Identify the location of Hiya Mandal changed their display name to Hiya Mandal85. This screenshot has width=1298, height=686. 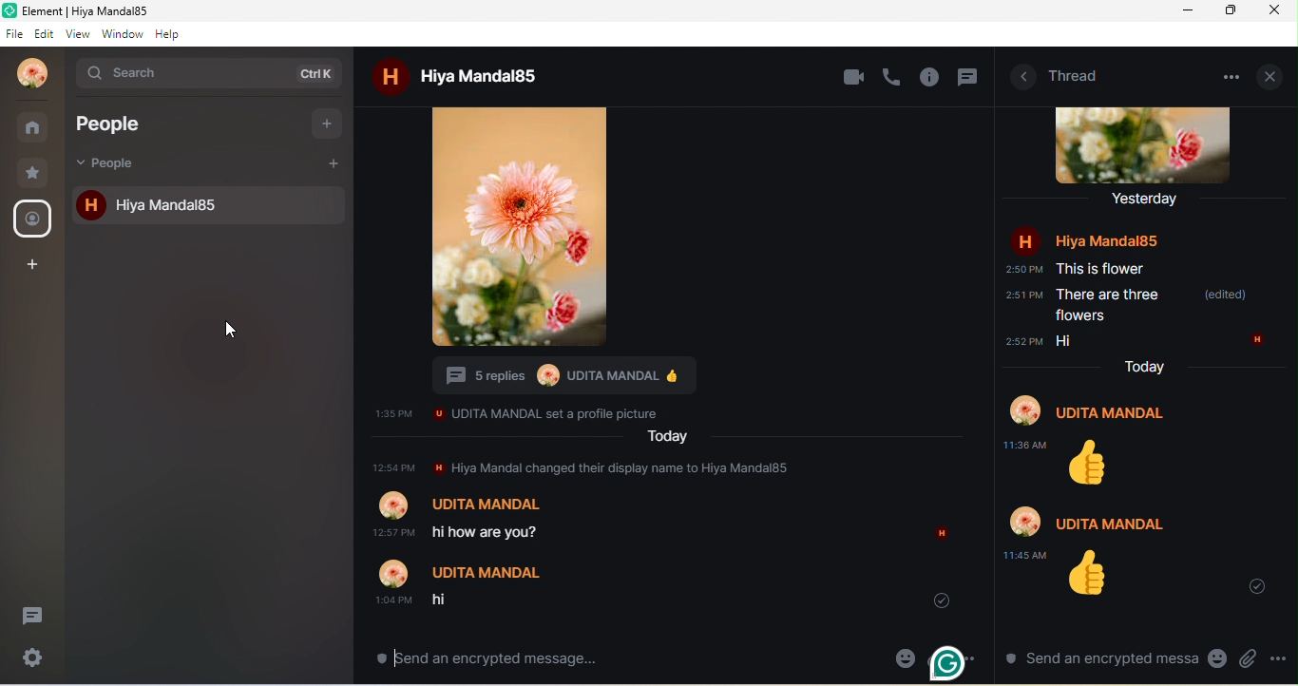
(623, 467).